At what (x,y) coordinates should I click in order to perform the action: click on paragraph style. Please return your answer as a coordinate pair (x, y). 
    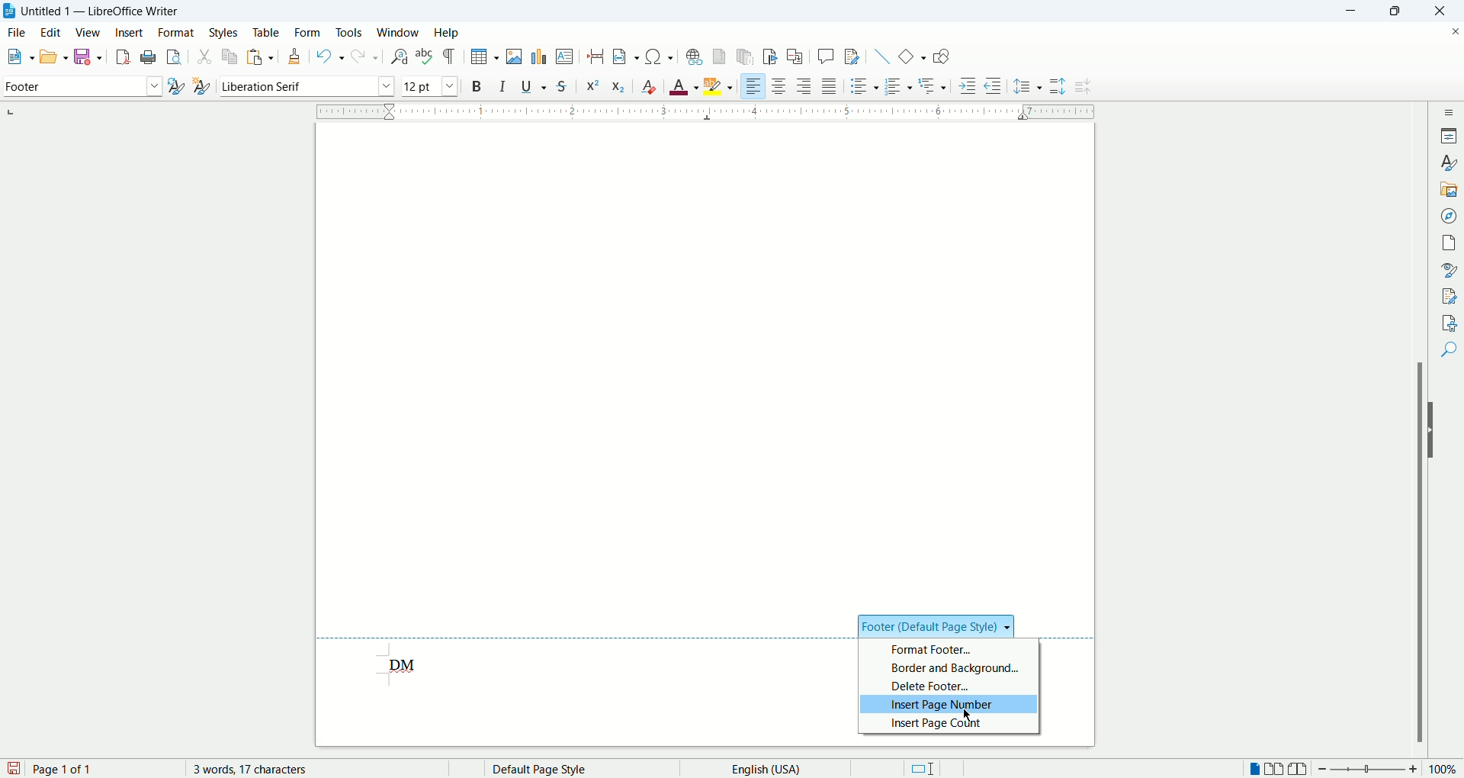
    Looking at the image, I should click on (79, 86).